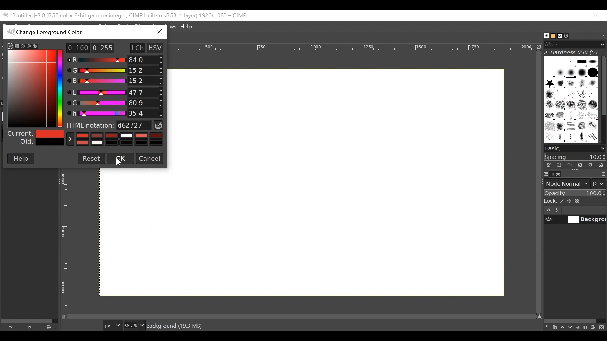 The image size is (607, 341). What do you see at coordinates (574, 15) in the screenshot?
I see `Restore` at bounding box center [574, 15].